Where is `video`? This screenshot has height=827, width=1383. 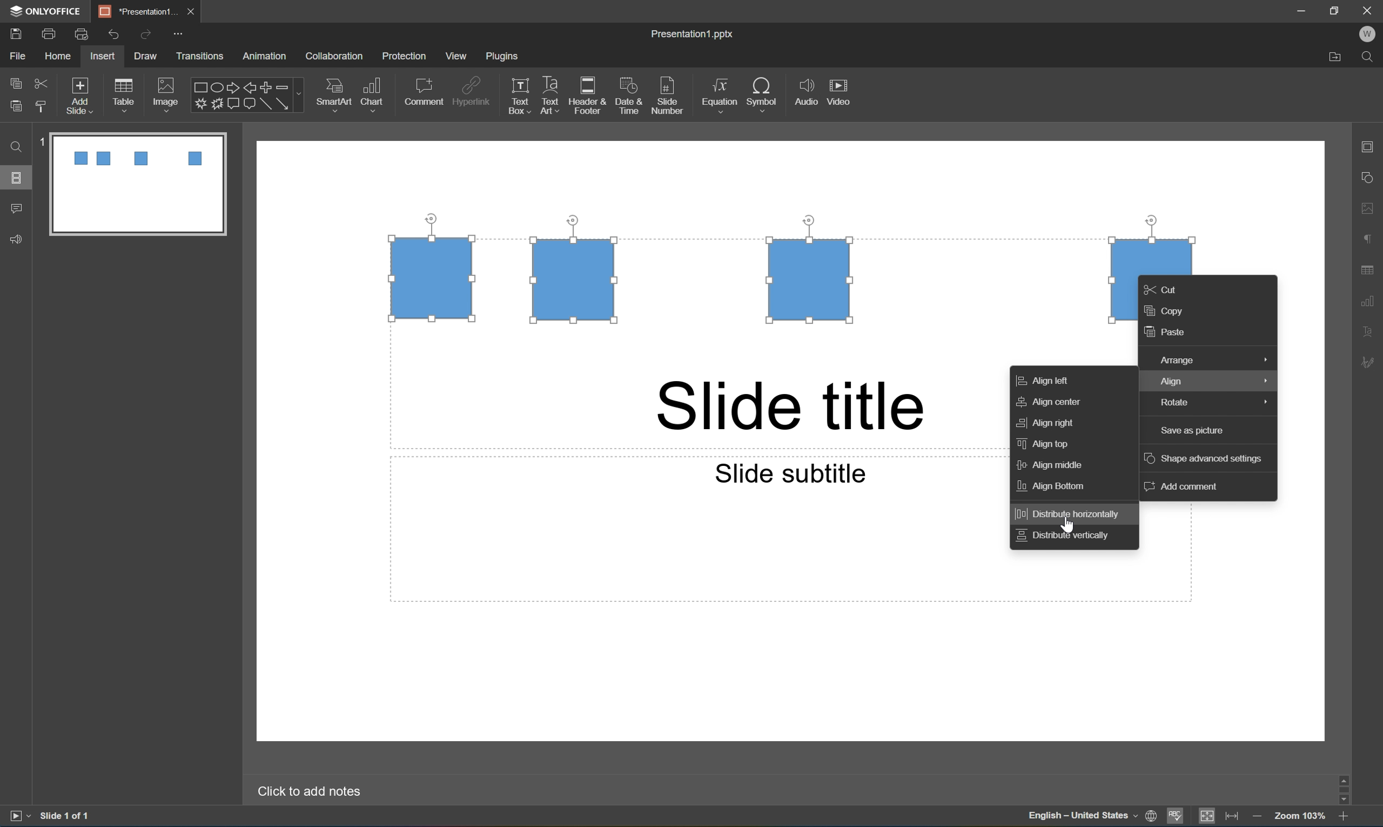 video is located at coordinates (842, 91).